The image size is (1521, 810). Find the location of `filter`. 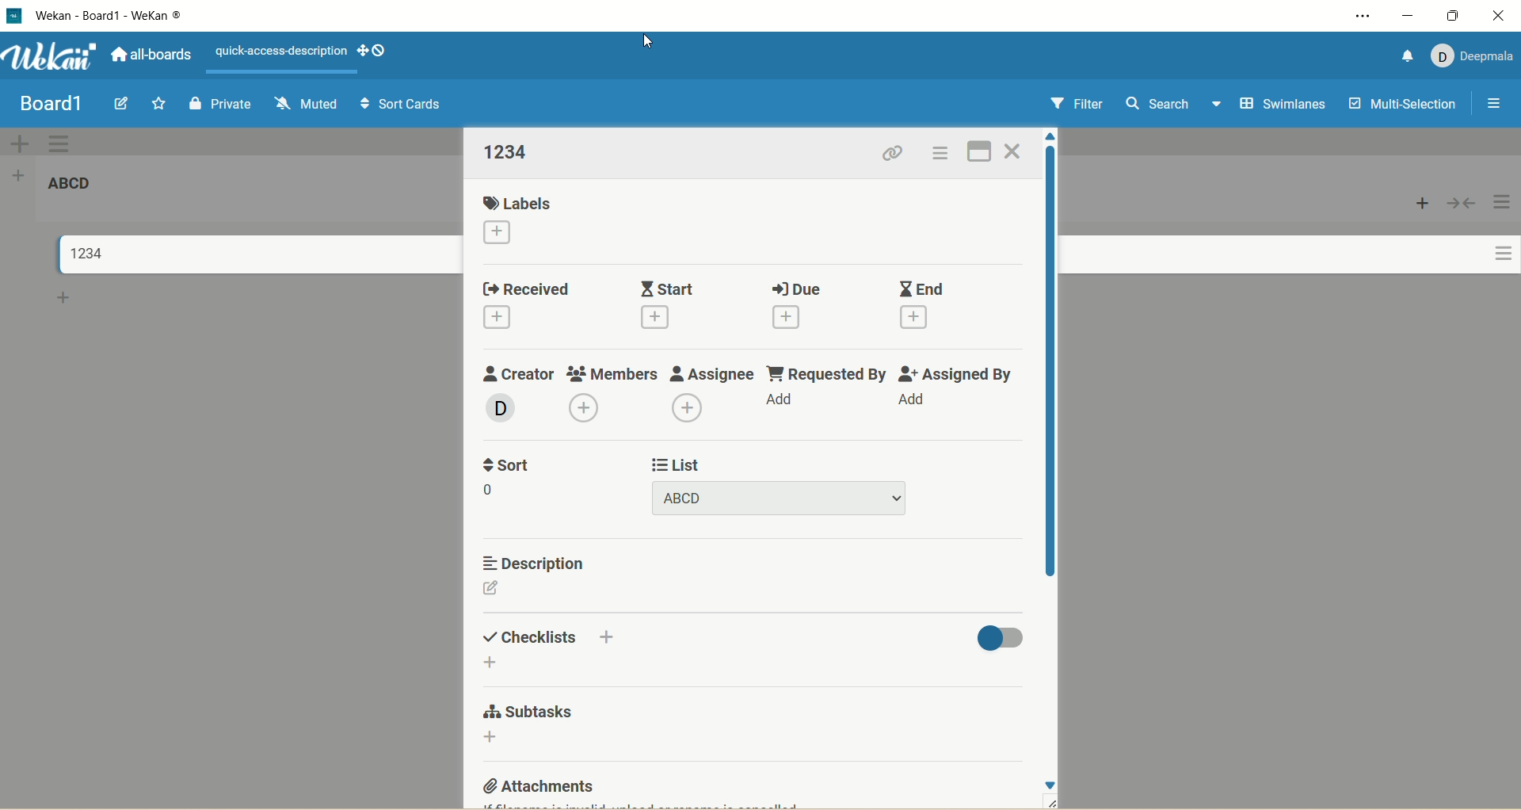

filter is located at coordinates (1076, 104).